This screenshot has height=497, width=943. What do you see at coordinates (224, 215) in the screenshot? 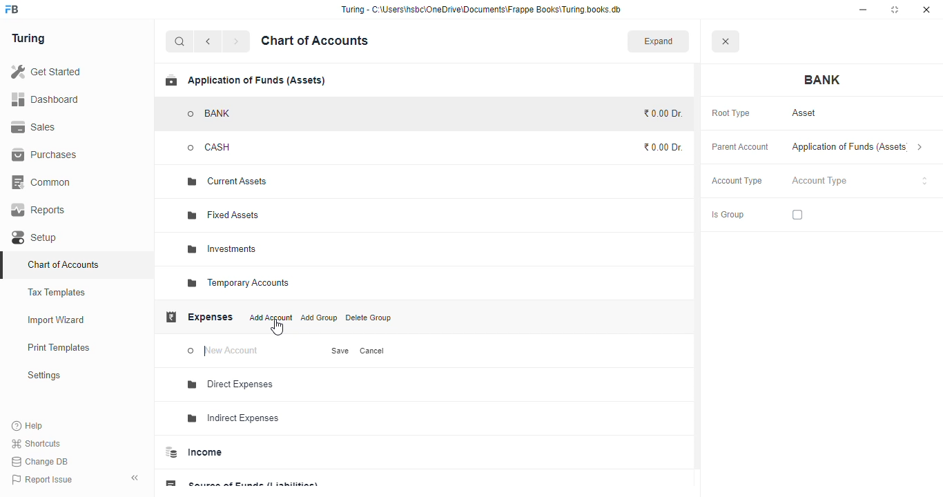
I see `fixed assets` at bounding box center [224, 215].